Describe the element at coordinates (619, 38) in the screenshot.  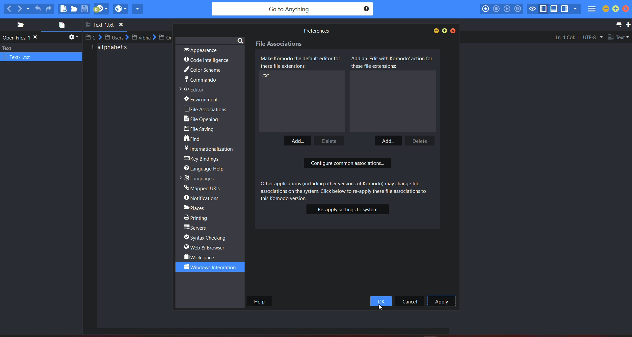
I see `file type` at that location.